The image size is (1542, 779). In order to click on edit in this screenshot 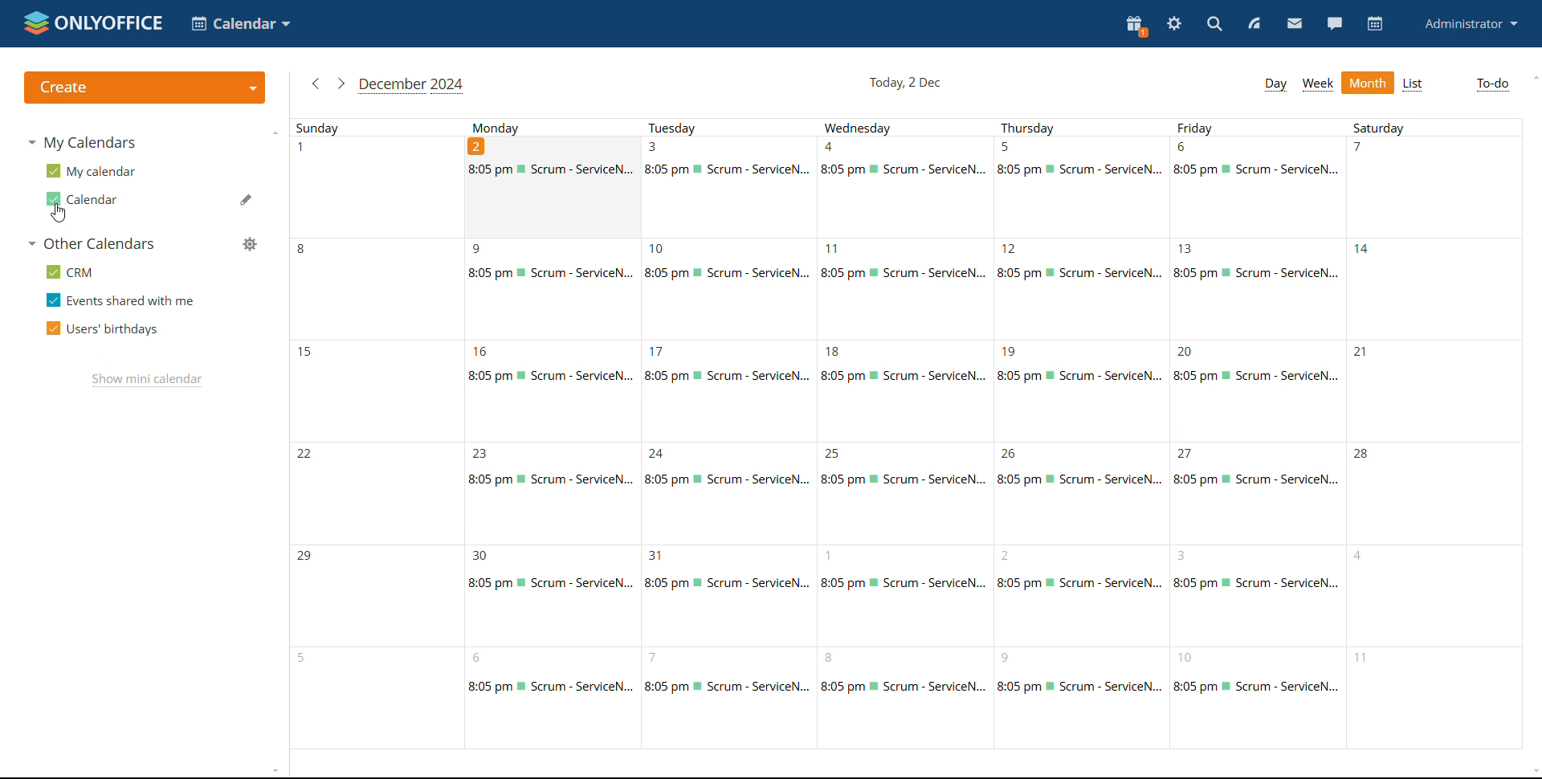, I will do `click(245, 198)`.